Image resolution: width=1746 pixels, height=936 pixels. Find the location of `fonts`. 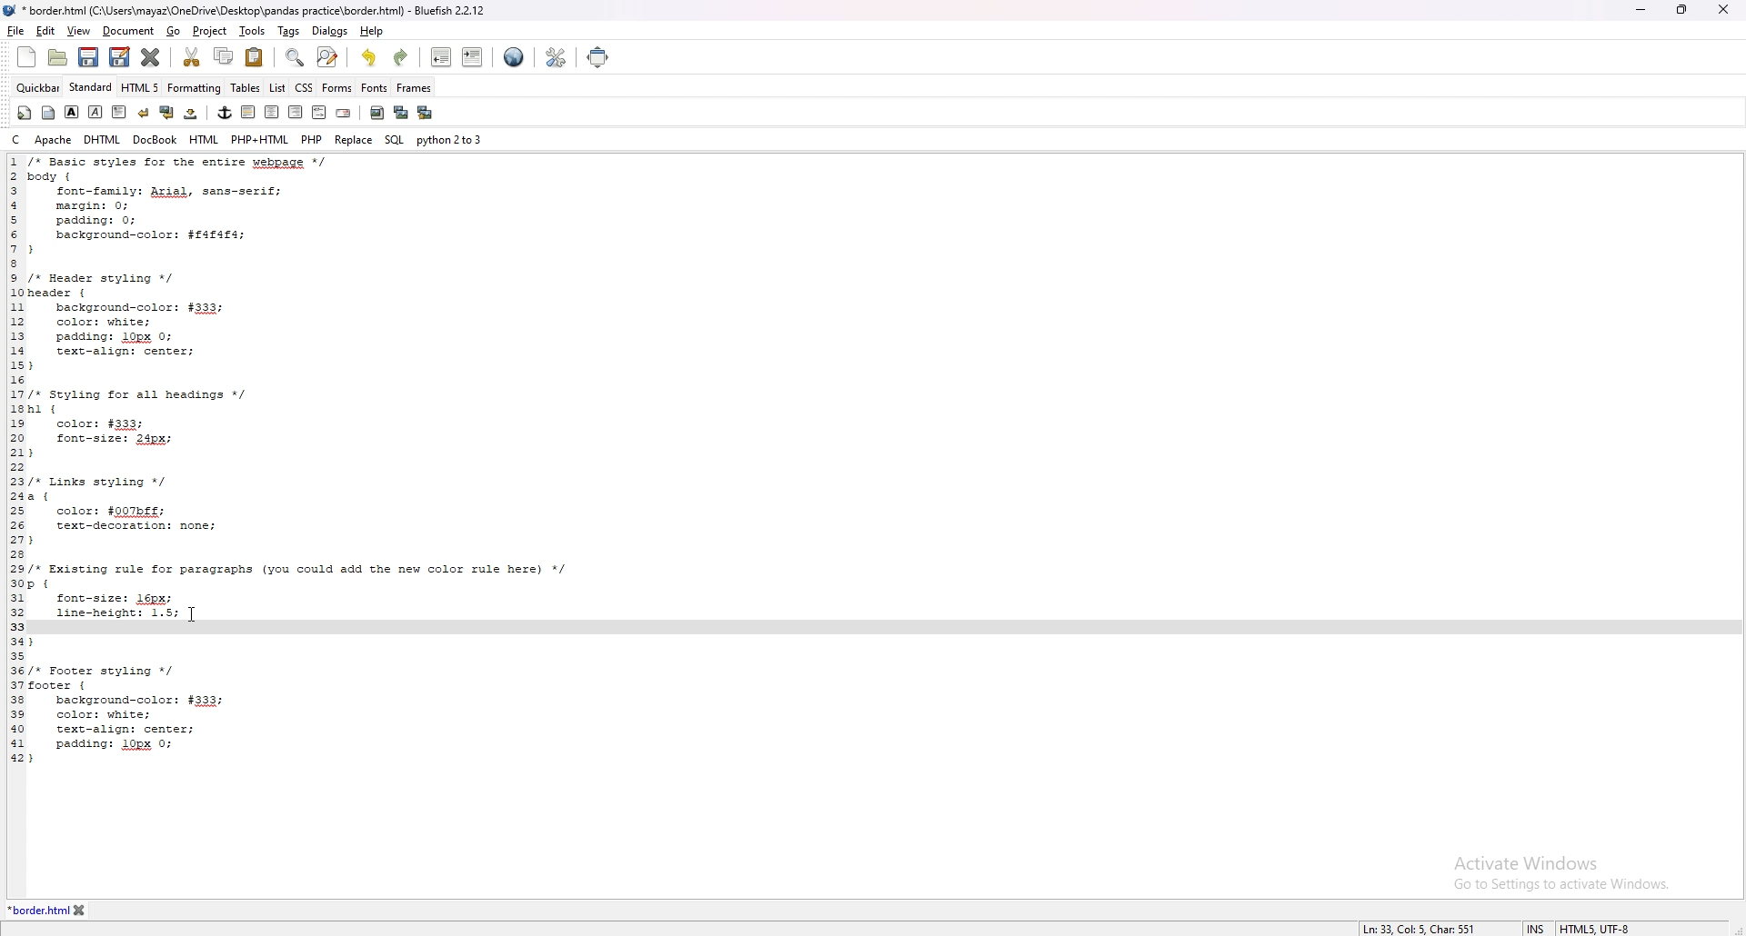

fonts is located at coordinates (375, 87).